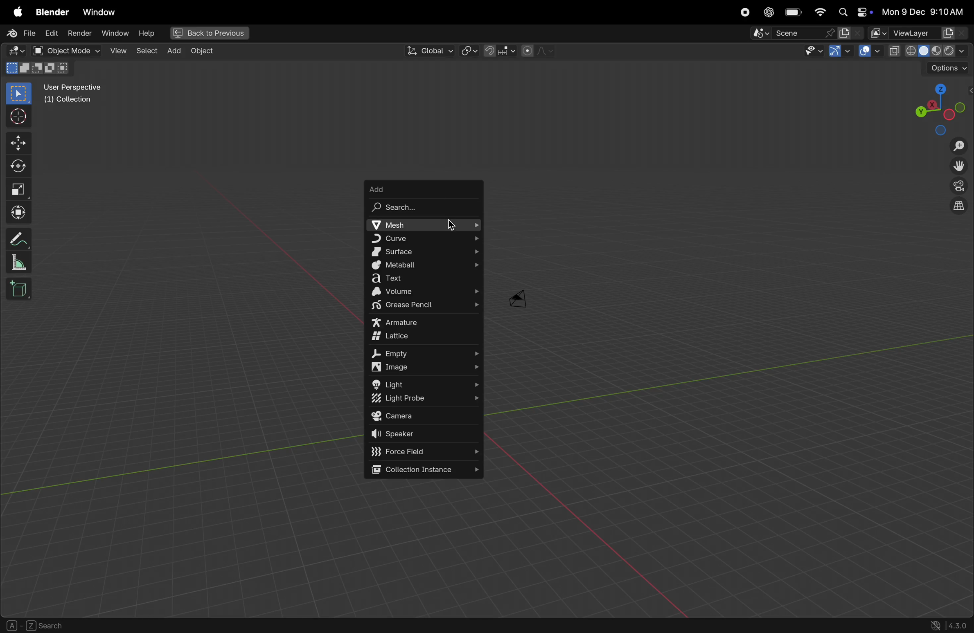 This screenshot has height=633, width=974. I want to click on move the view, so click(957, 166).